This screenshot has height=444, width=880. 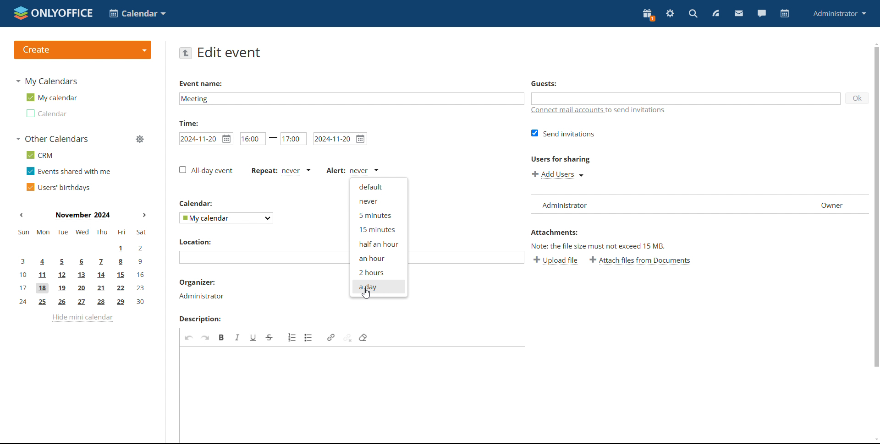 I want to click on attachments, so click(x=554, y=232).